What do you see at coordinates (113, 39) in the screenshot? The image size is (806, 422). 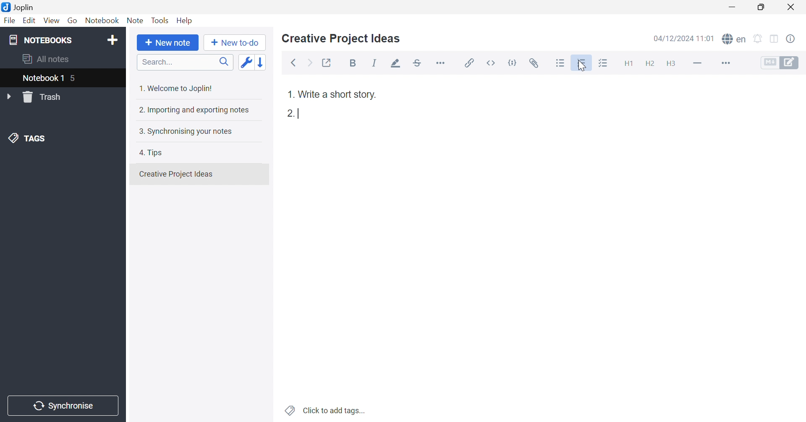 I see `Add notebook` at bounding box center [113, 39].